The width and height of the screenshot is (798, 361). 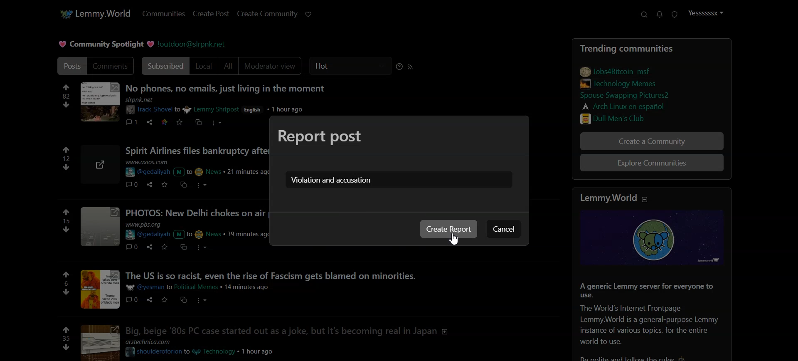 What do you see at coordinates (184, 299) in the screenshot?
I see `cross post` at bounding box center [184, 299].